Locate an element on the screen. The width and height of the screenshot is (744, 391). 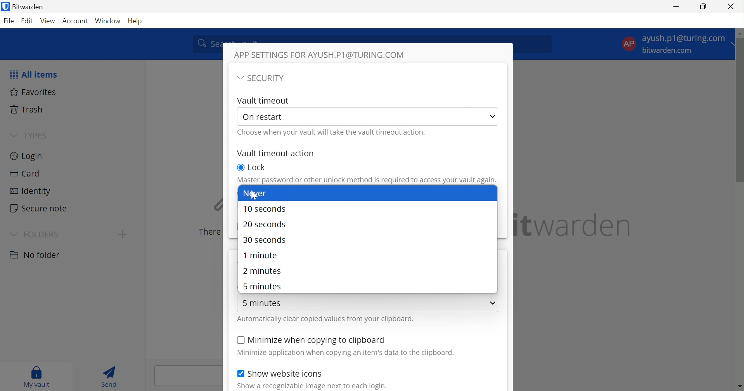
Drop Down is located at coordinates (13, 235).